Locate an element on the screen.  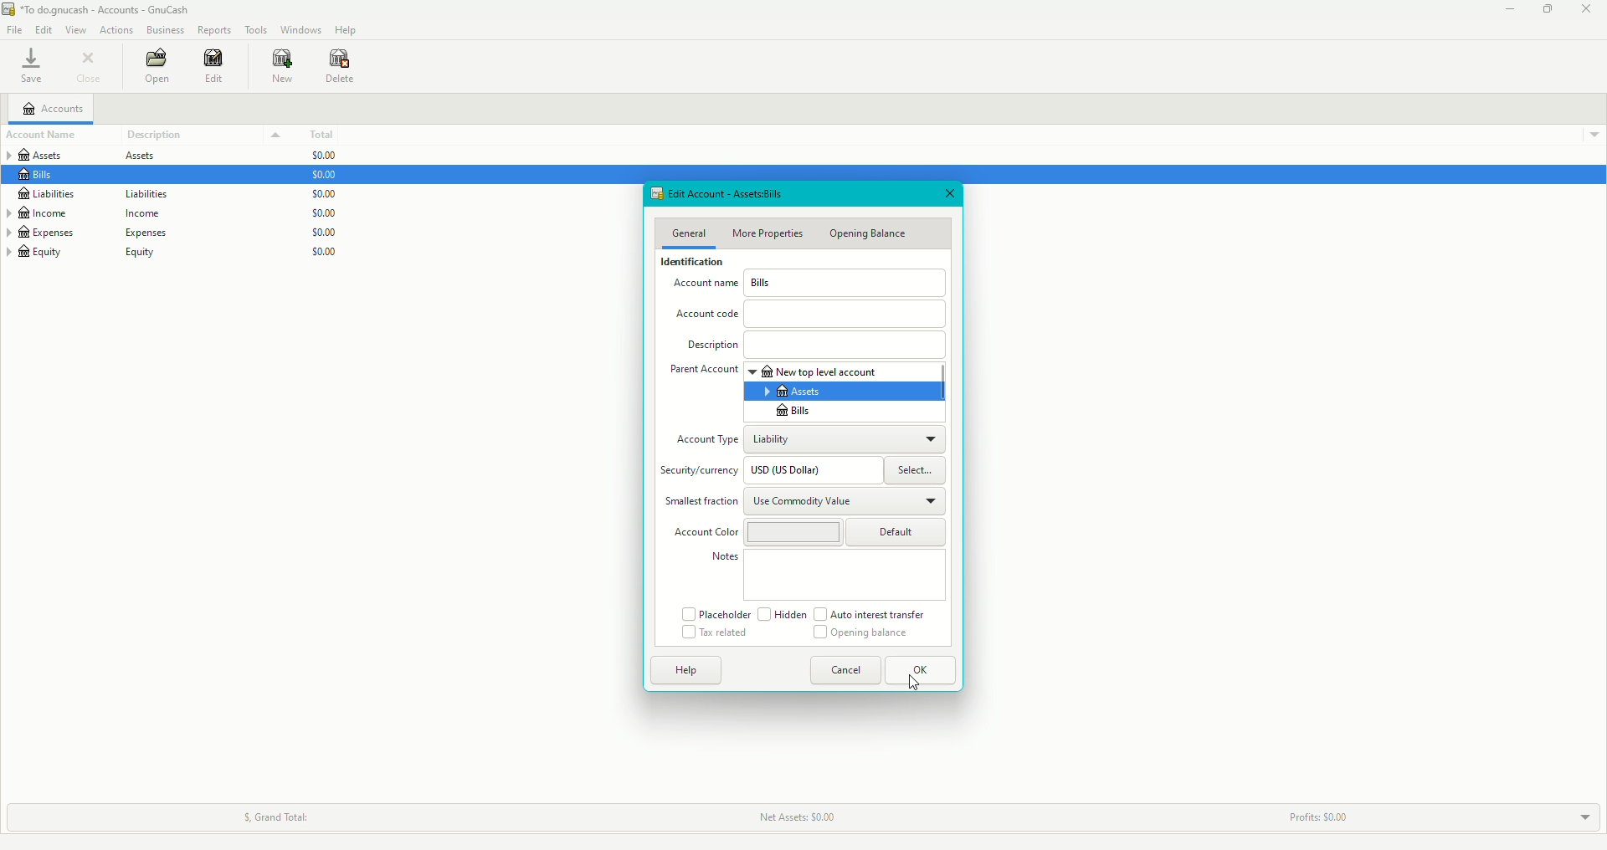
File is located at coordinates (17, 31).